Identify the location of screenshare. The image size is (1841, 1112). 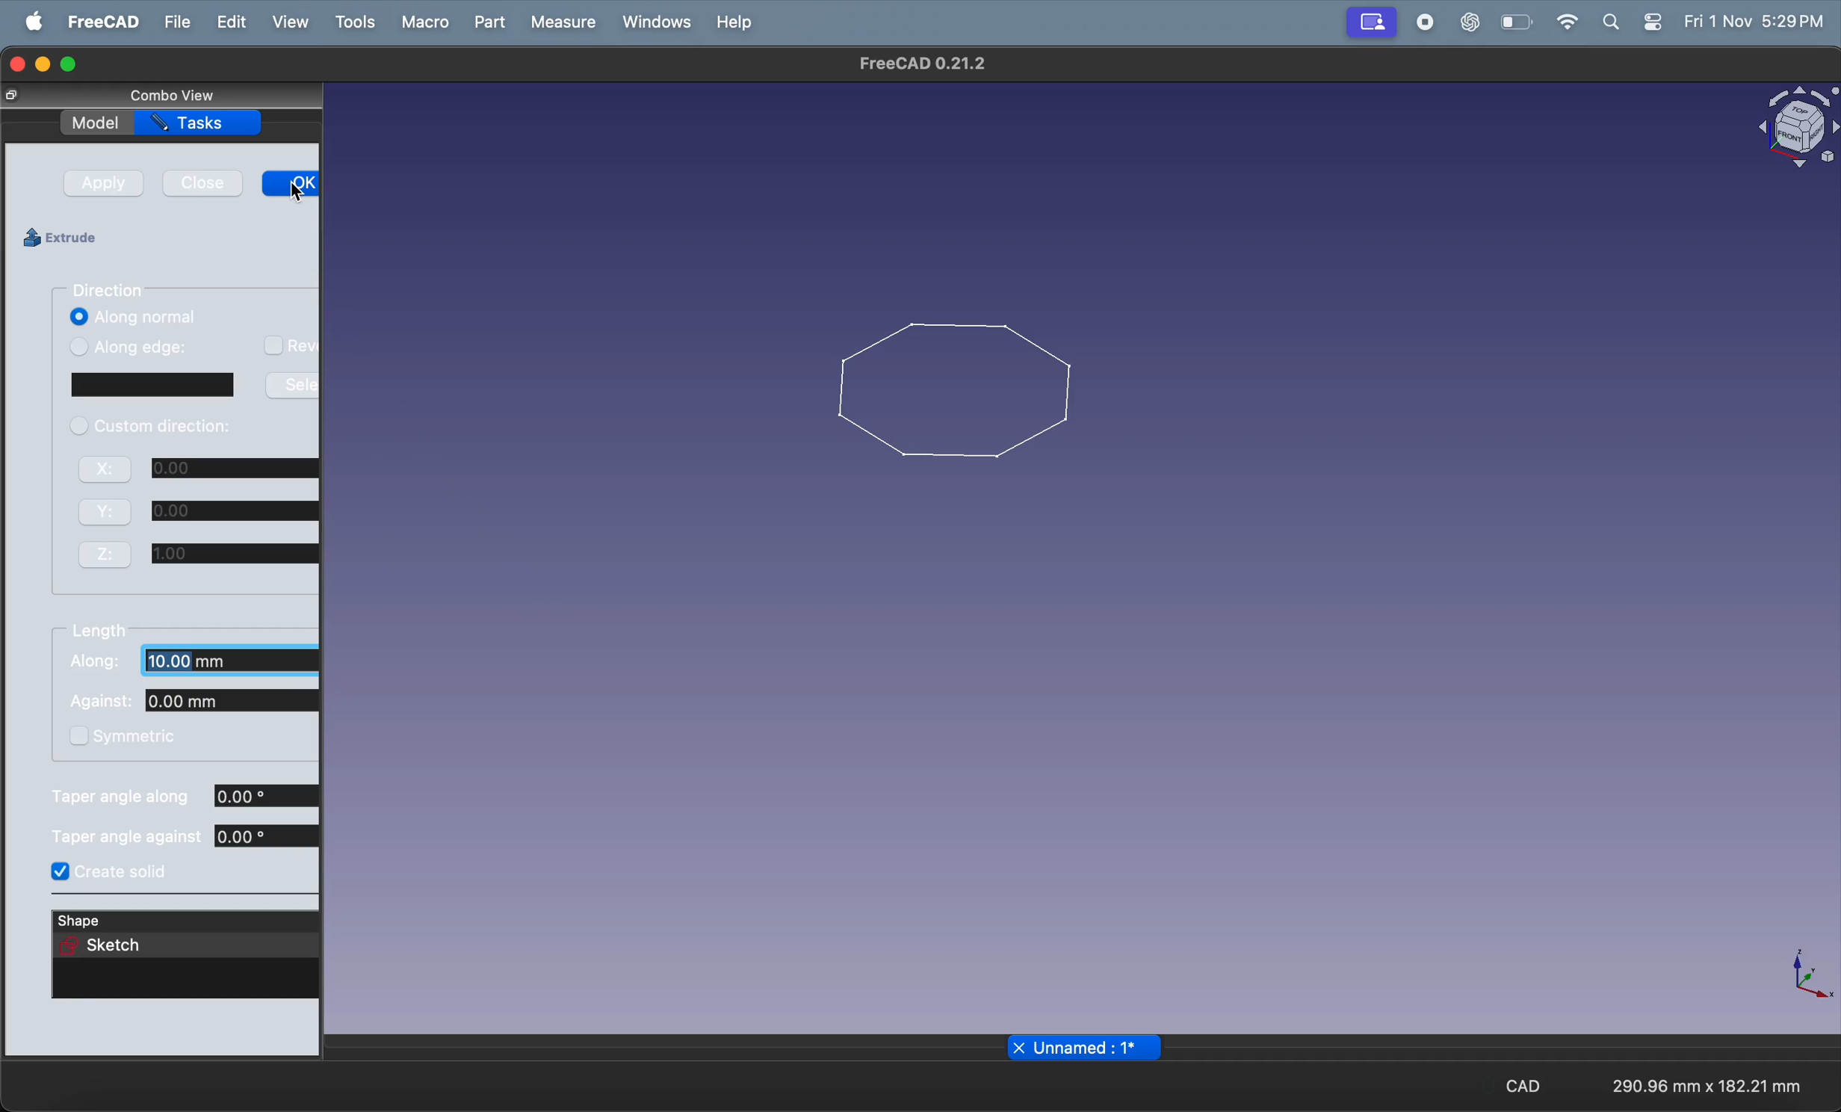
(1375, 22).